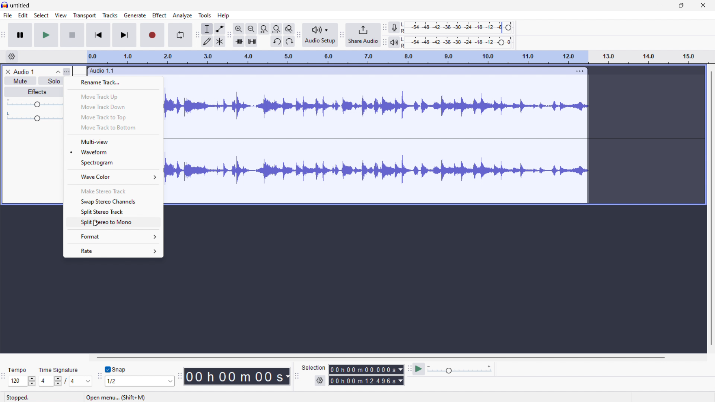 This screenshot has height=402, width=715. Describe the element at coordinates (88, 382) in the screenshot. I see `Drop down` at that location.